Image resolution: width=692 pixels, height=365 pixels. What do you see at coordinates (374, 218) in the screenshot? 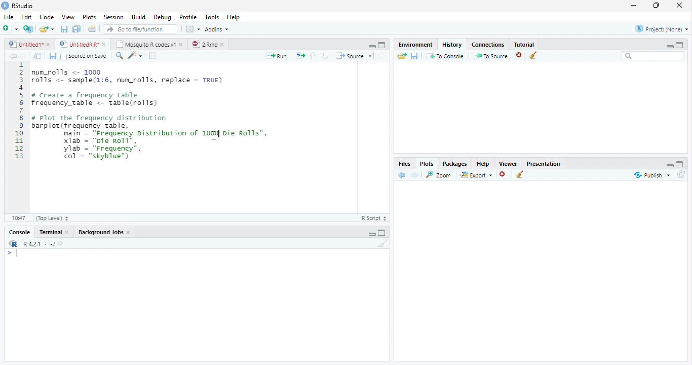
I see `R Script` at bounding box center [374, 218].